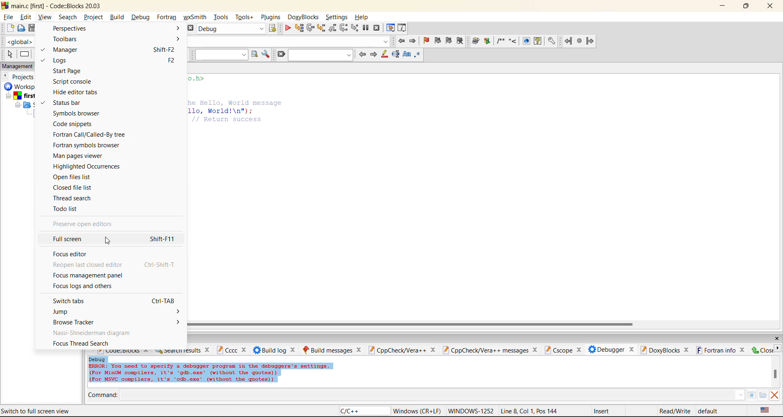 The image size is (783, 417). What do you see at coordinates (289, 28) in the screenshot?
I see `debug/continue` at bounding box center [289, 28].